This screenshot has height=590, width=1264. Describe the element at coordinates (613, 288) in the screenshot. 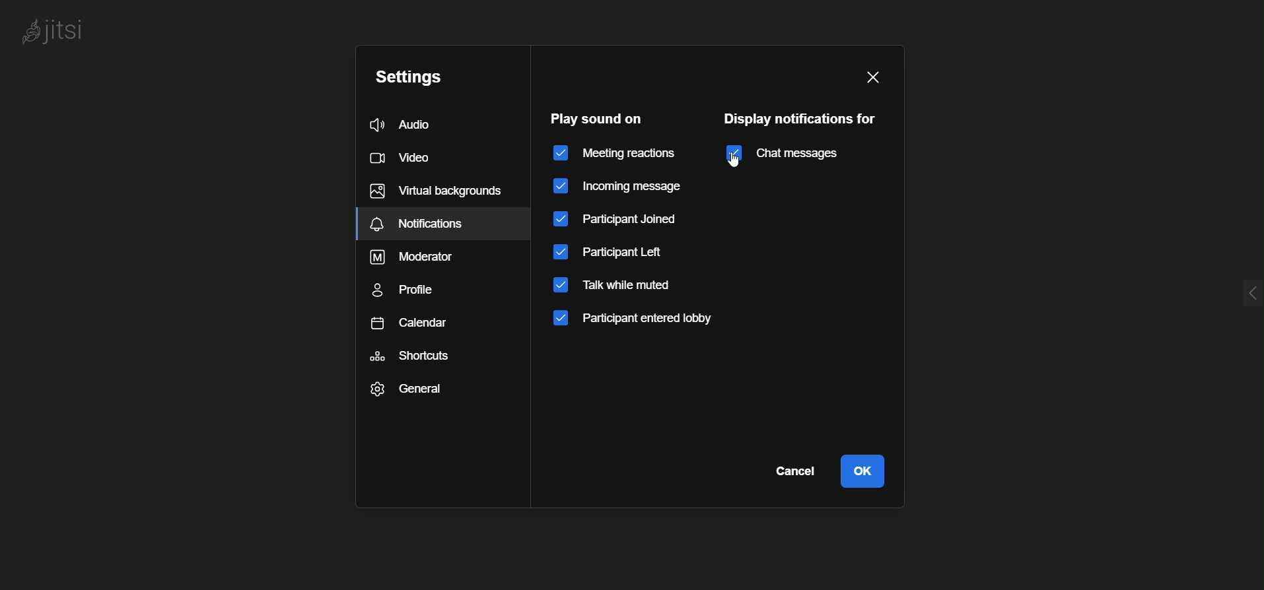

I see `talk while muted` at that location.